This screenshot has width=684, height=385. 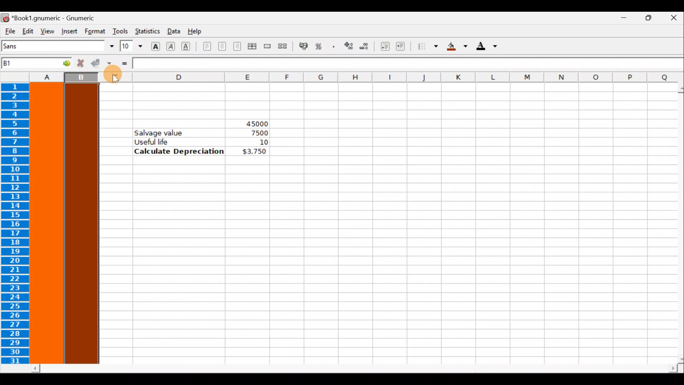 I want to click on Font size 10, so click(x=129, y=47).